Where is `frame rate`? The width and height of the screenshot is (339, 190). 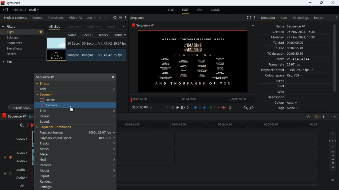 frame rate is located at coordinates (284, 65).